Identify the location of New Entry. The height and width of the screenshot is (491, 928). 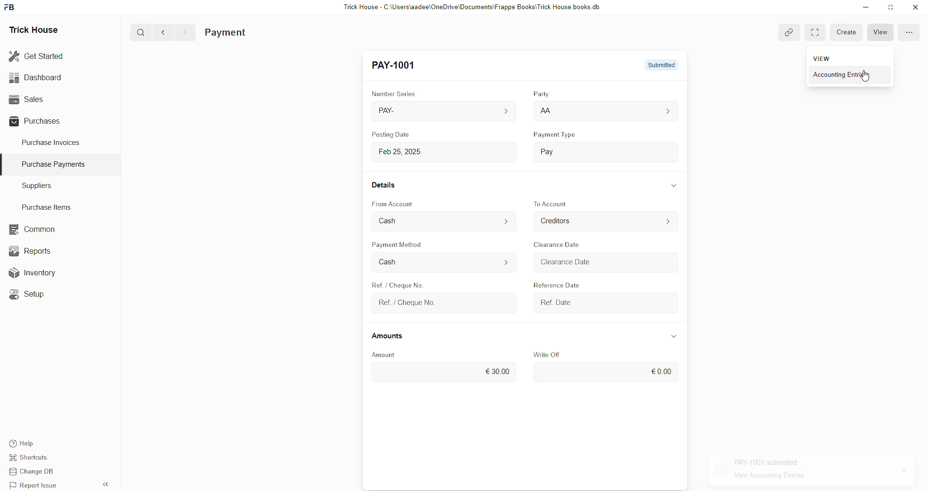
(398, 66).